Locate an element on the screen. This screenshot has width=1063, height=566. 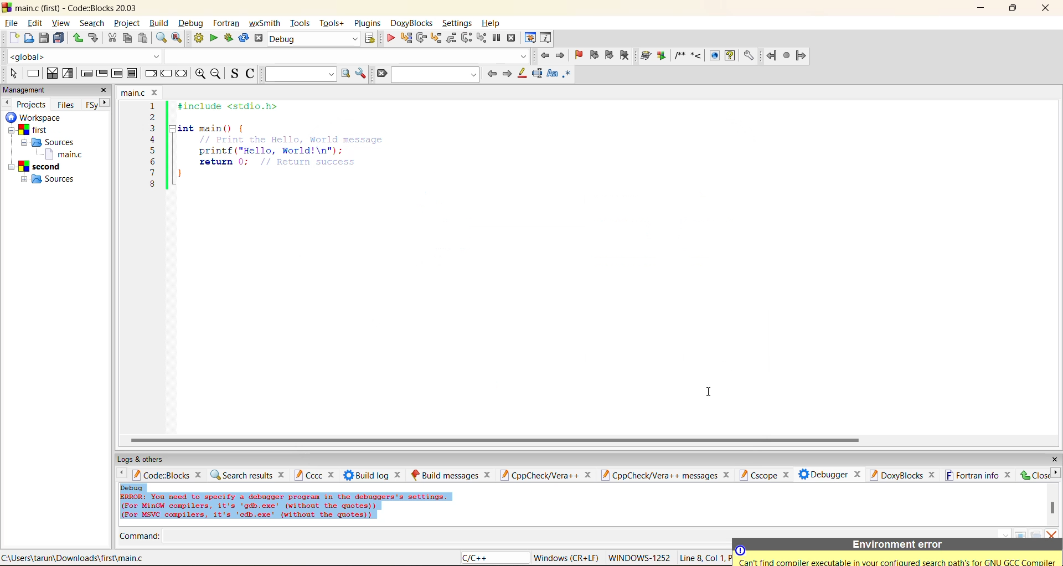
return 0 is located at coordinates (281, 162).